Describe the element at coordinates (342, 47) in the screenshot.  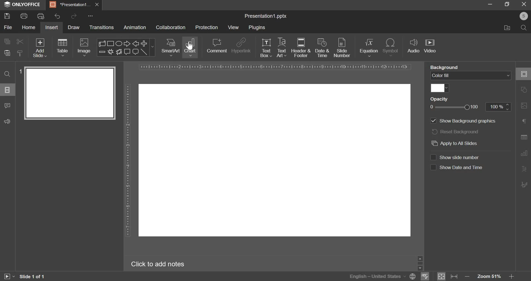
I see `slide number` at that location.